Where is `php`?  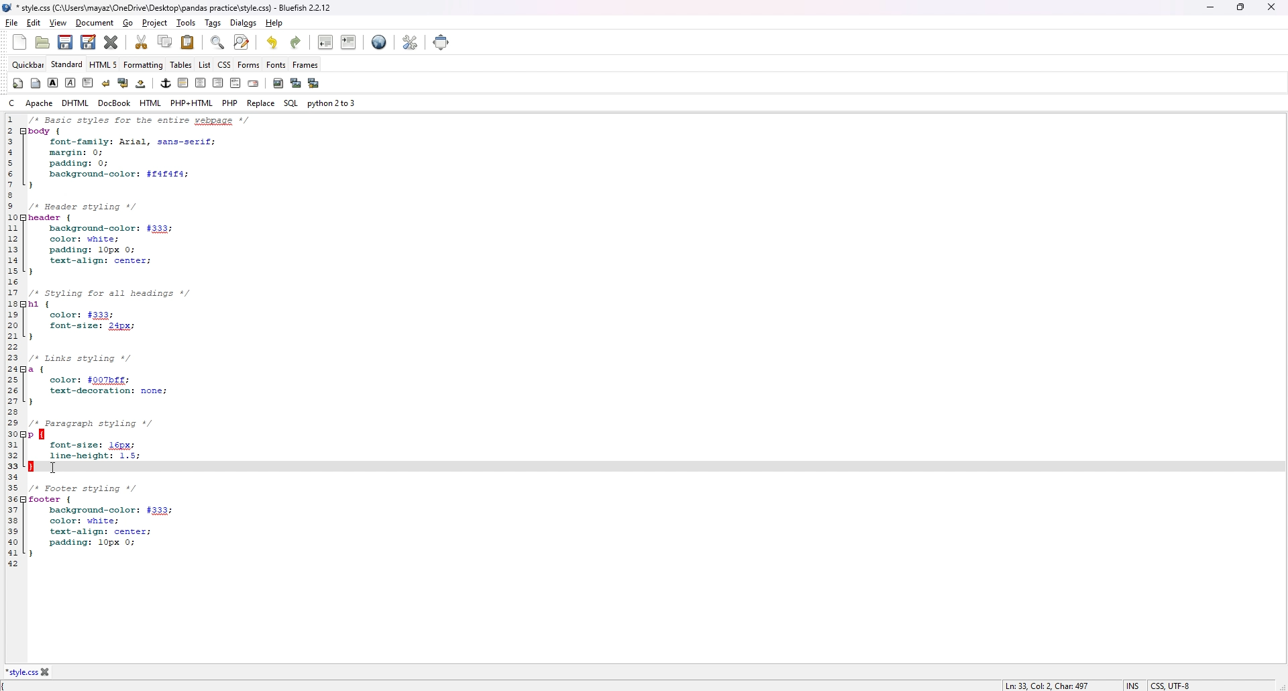 php is located at coordinates (229, 103).